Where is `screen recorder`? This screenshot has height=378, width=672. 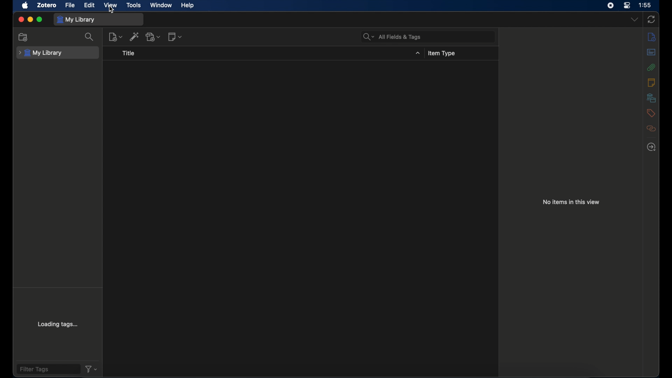 screen recorder is located at coordinates (611, 6).